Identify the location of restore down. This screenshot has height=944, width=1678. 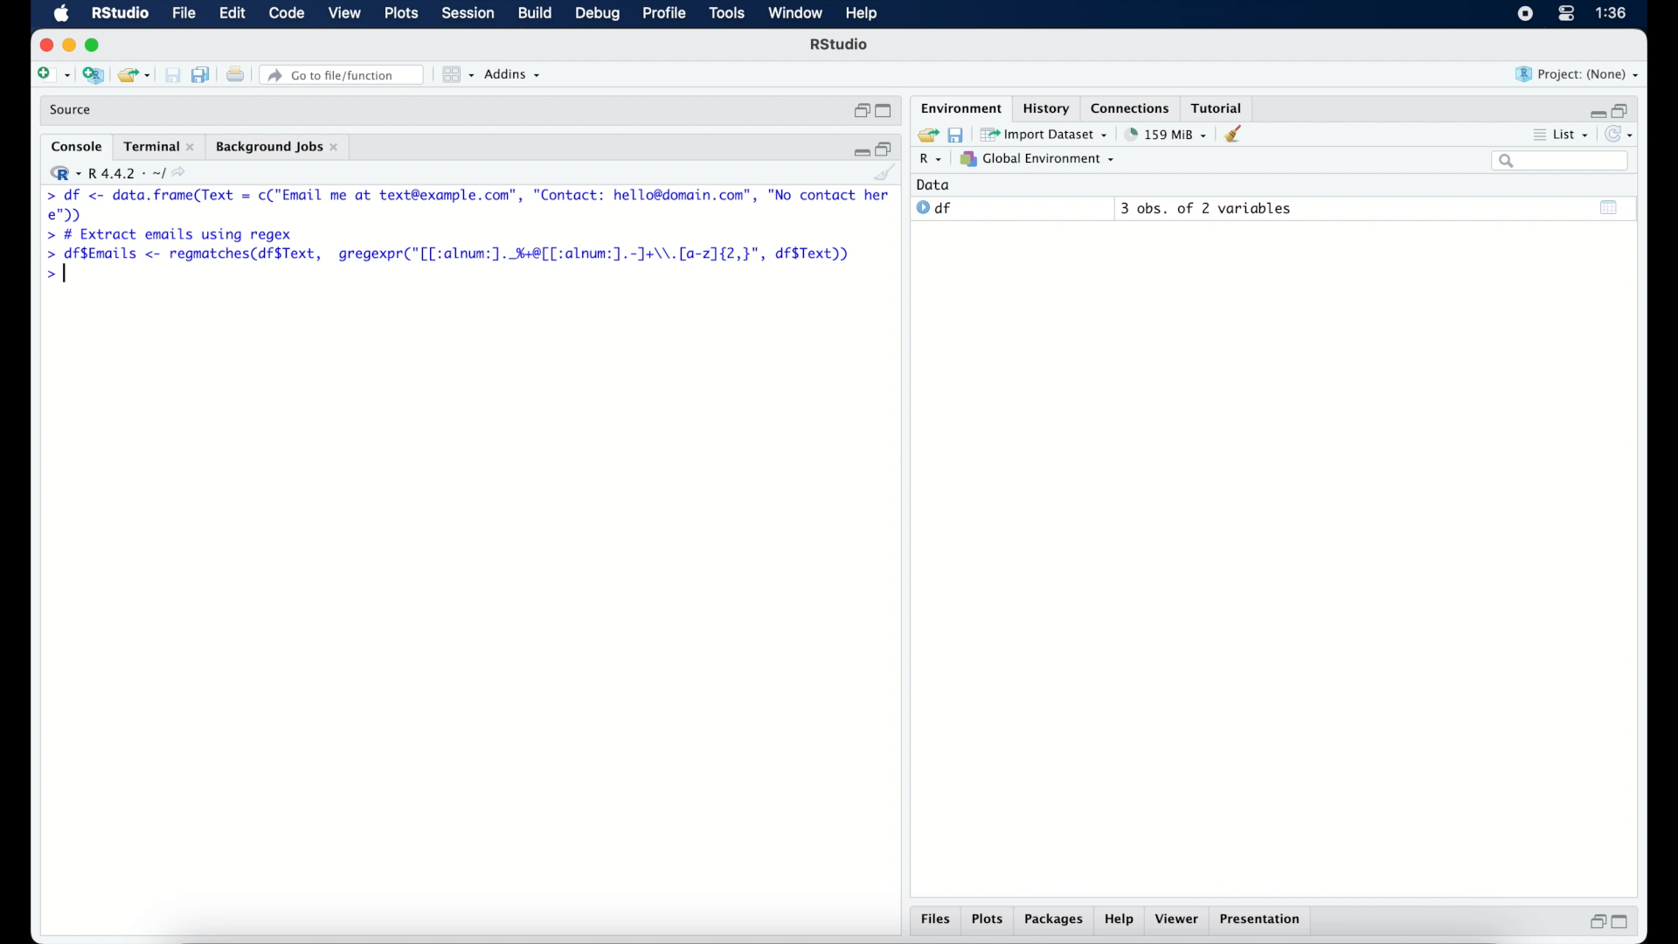
(1627, 110).